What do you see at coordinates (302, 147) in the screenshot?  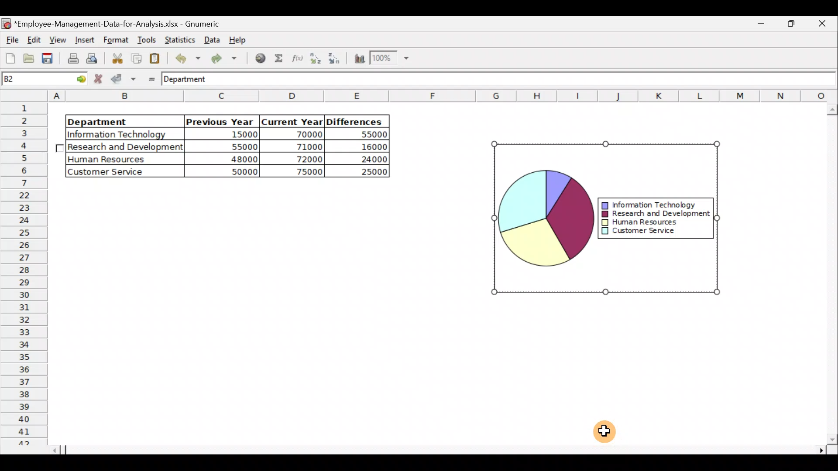 I see `71000` at bounding box center [302, 147].